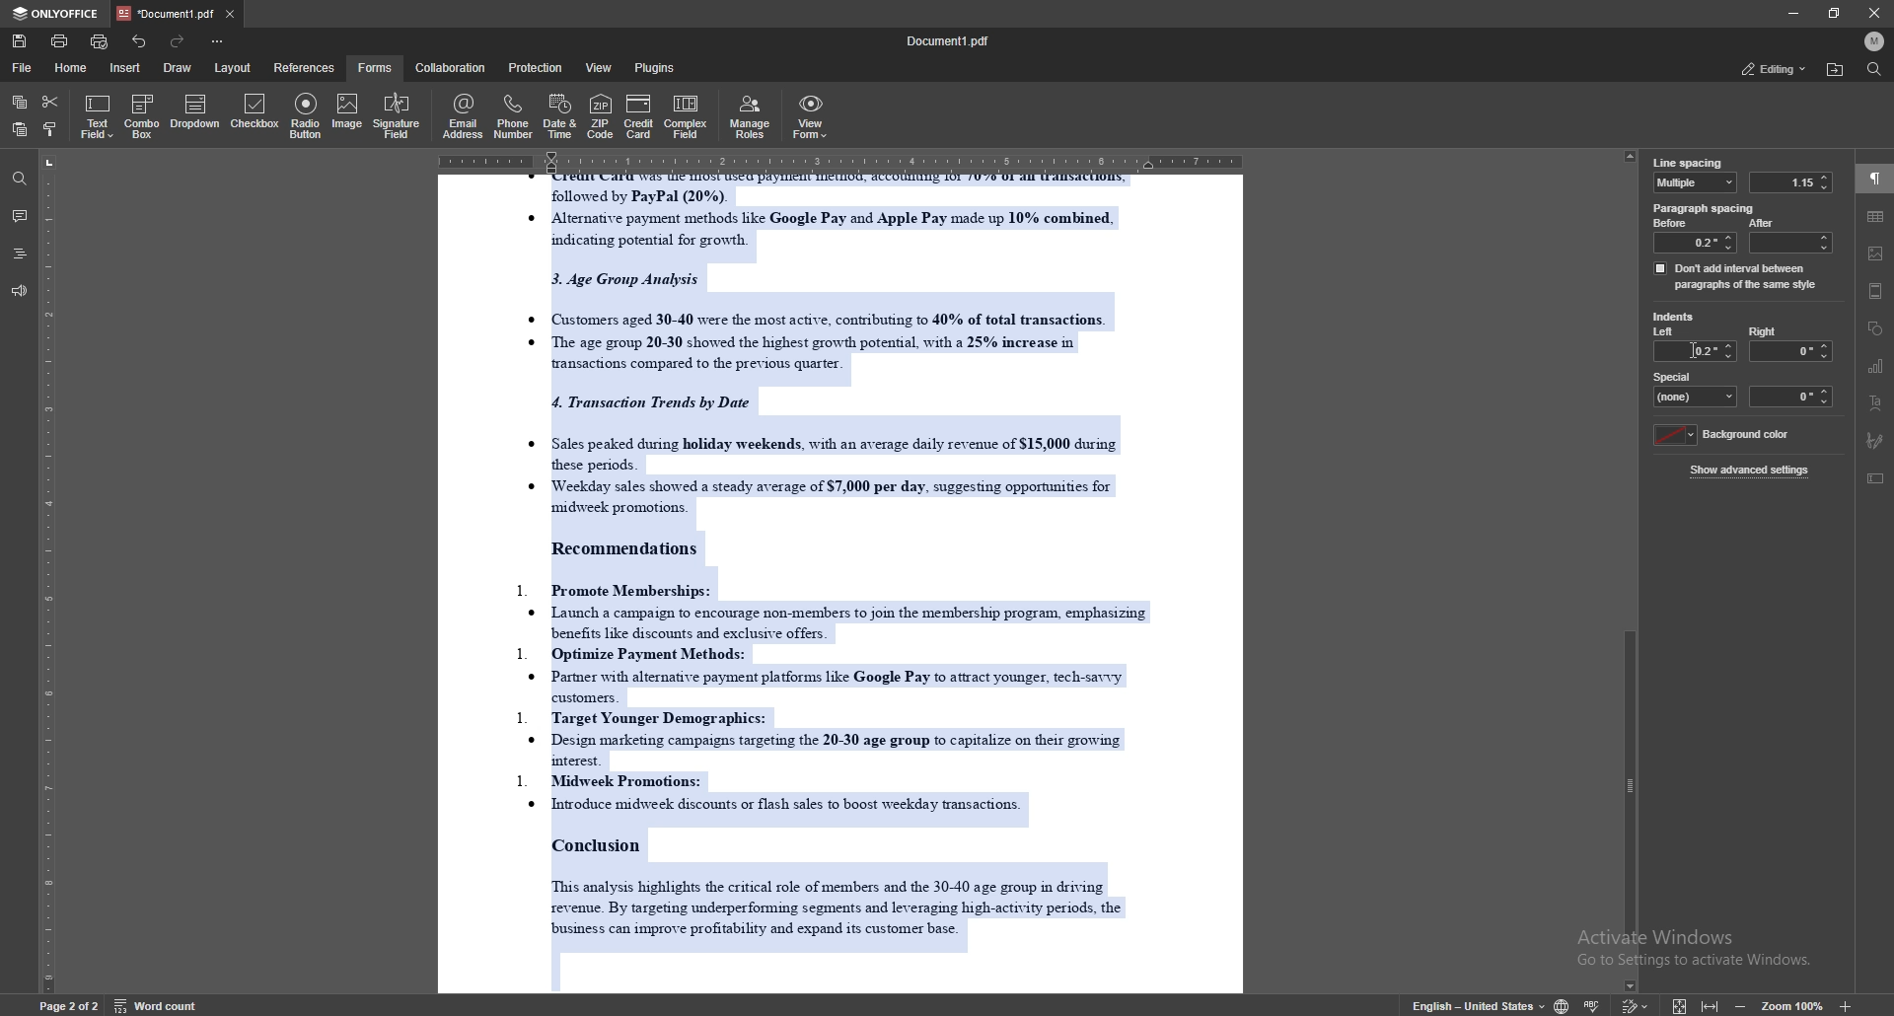  Describe the element at coordinates (306, 67) in the screenshot. I see `references` at that location.